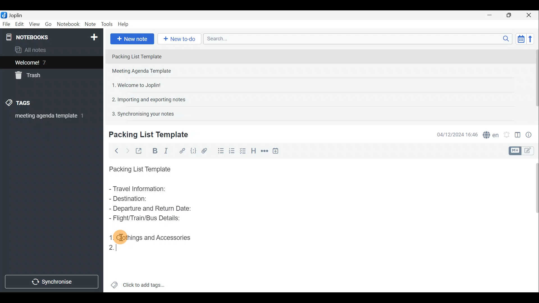 Image resolution: width=539 pixels, height=303 pixels. Describe the element at coordinates (18, 24) in the screenshot. I see `Edit` at that location.